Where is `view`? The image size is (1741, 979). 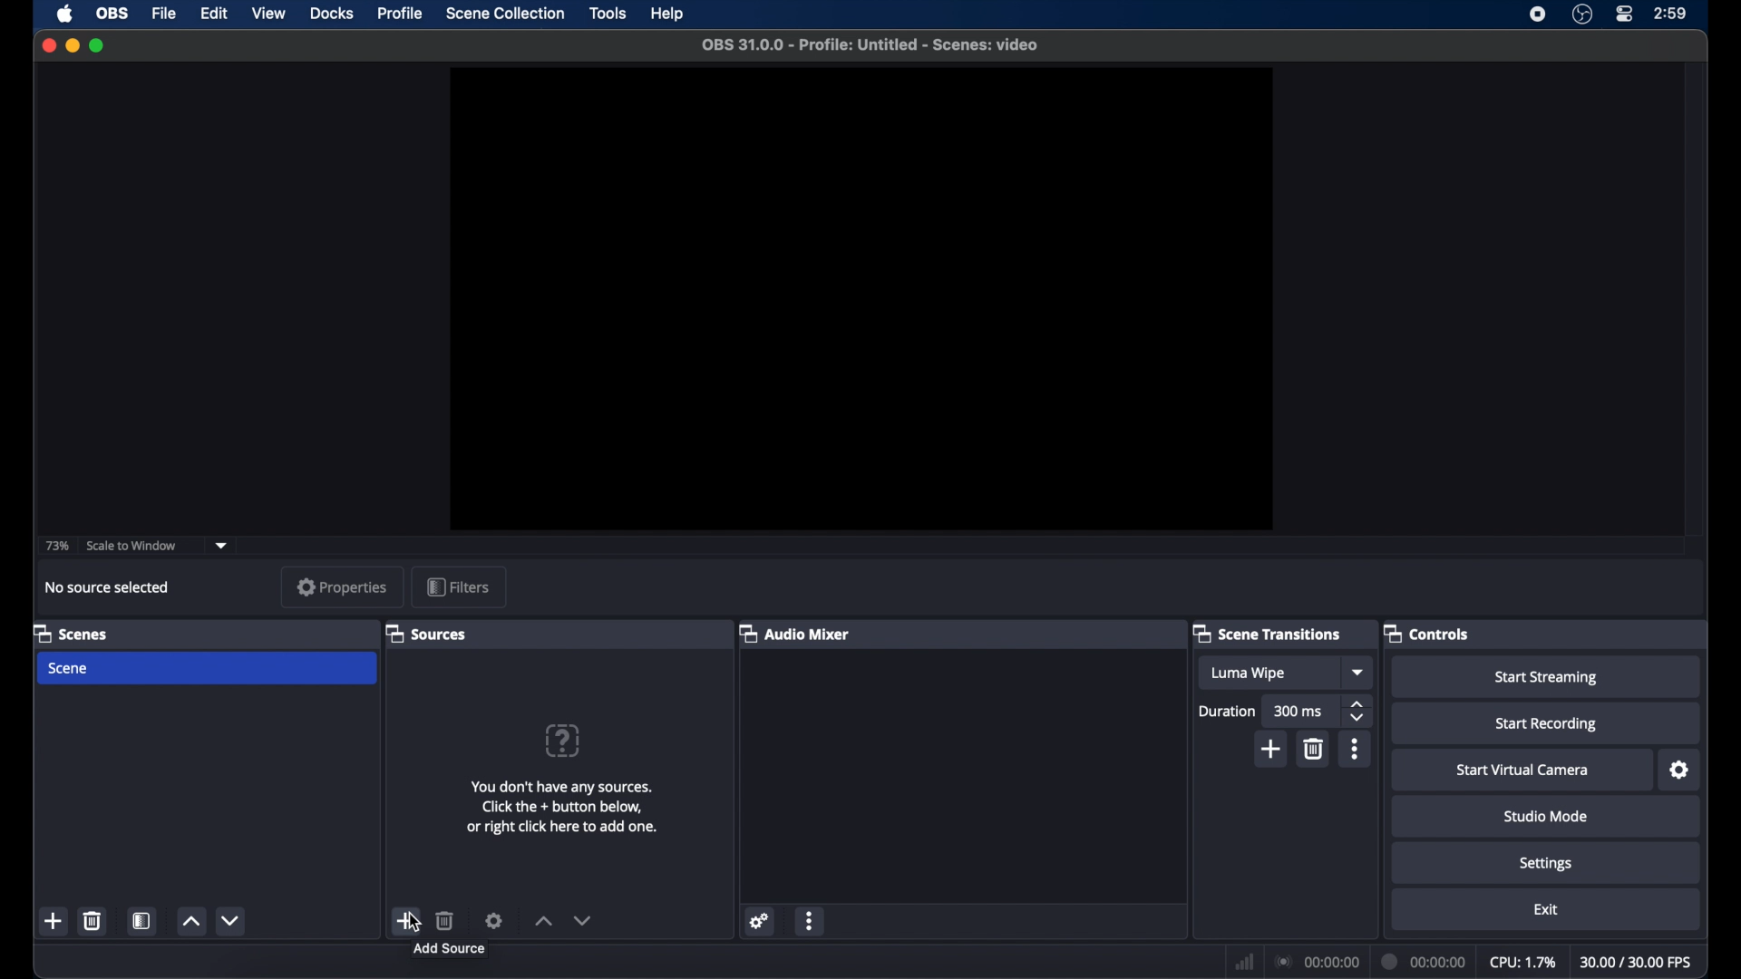 view is located at coordinates (268, 12).